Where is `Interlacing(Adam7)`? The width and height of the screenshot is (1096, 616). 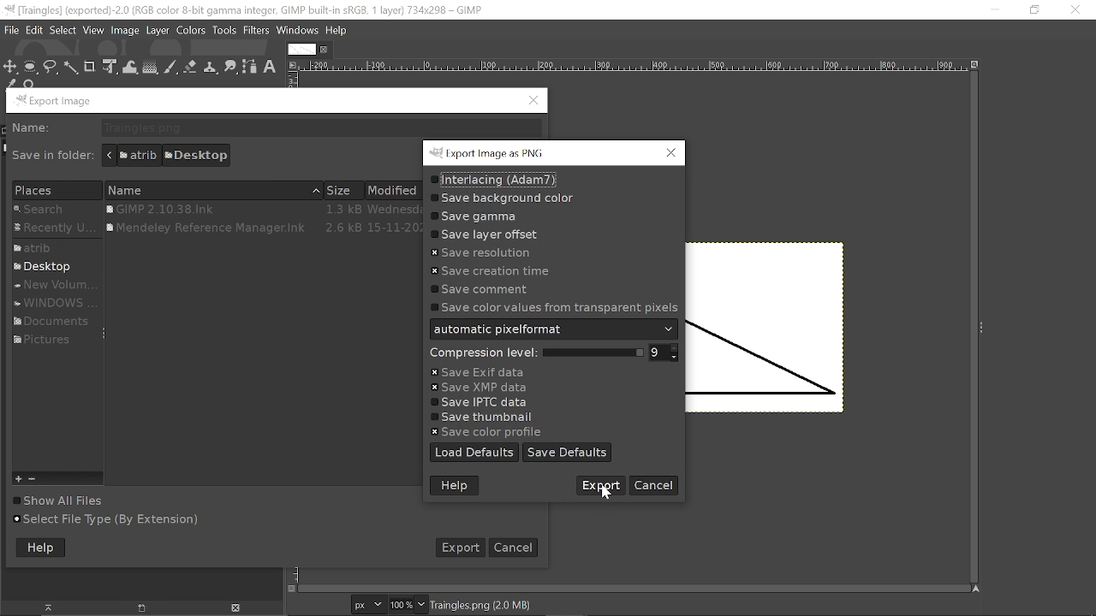
Interlacing(Adam7) is located at coordinates (492, 181).